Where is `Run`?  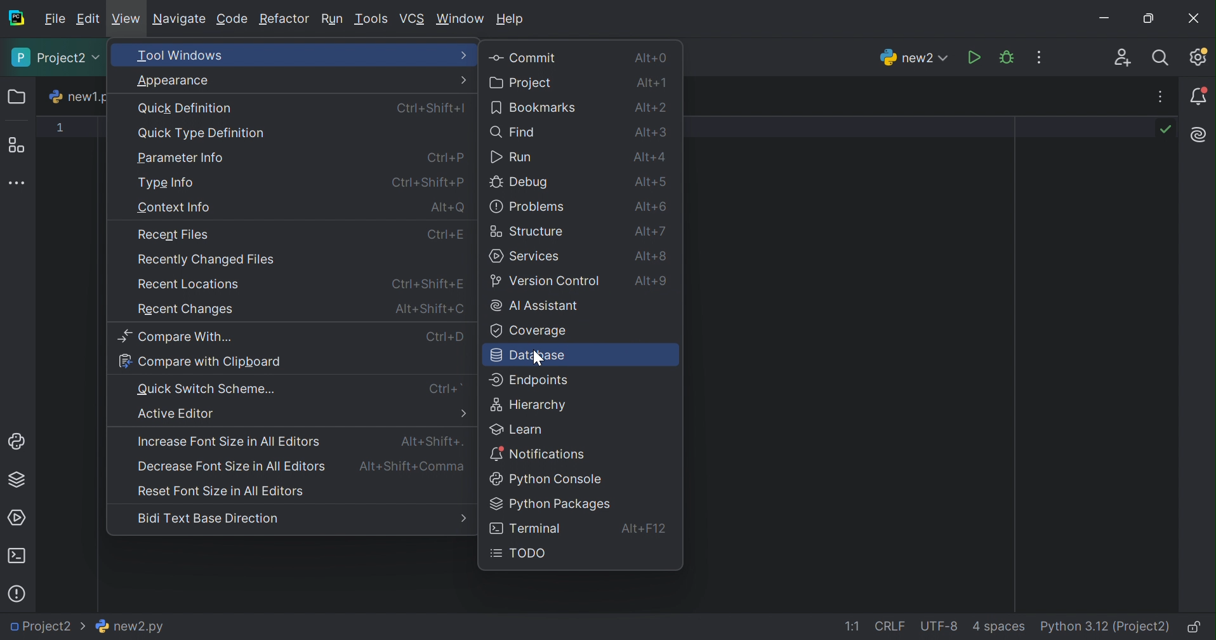 Run is located at coordinates (512, 157).